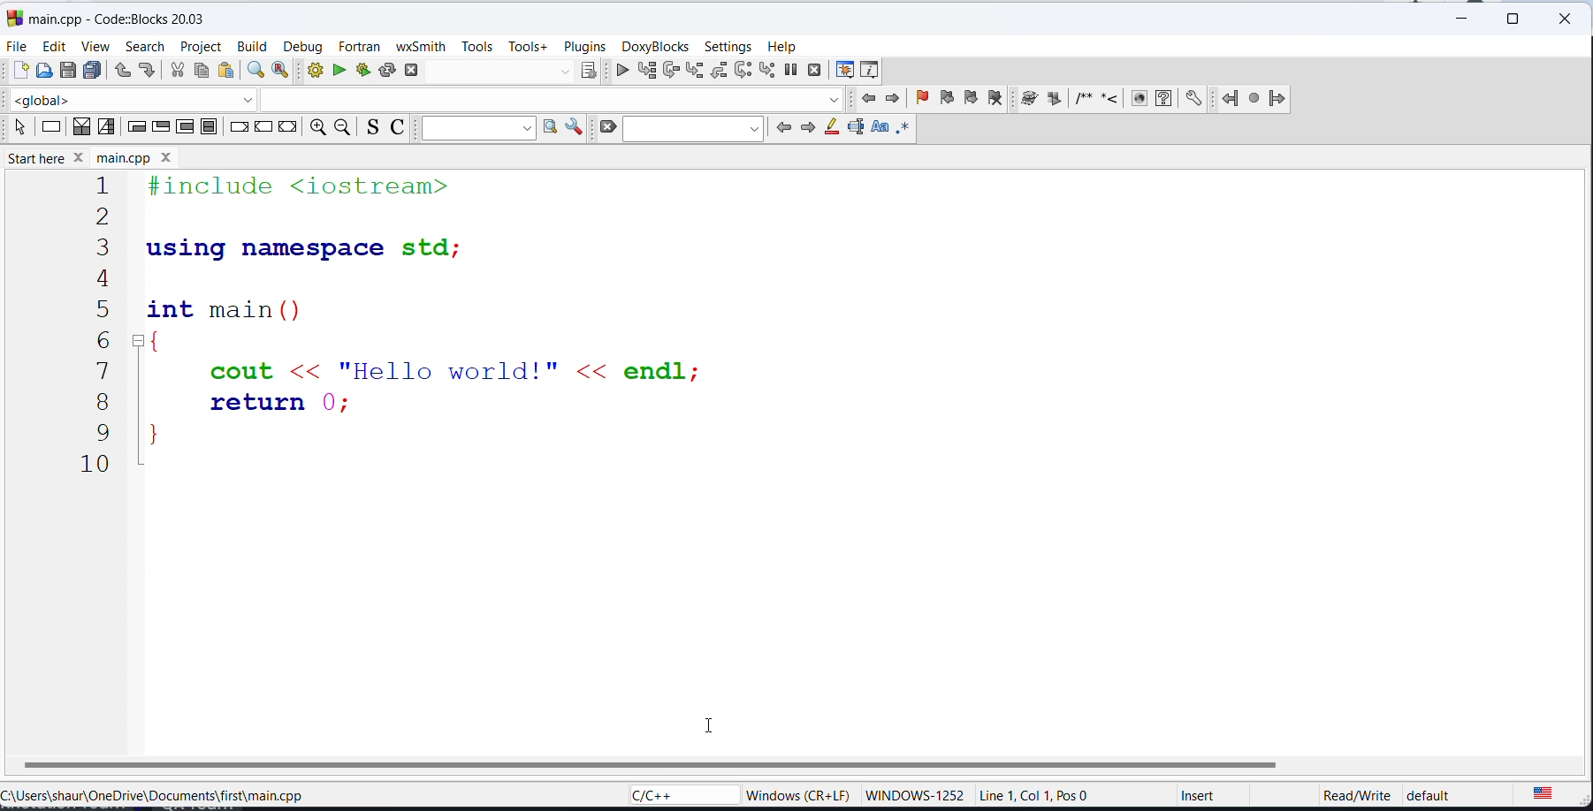 The image size is (1593, 811). What do you see at coordinates (1279, 98) in the screenshot?
I see `jump forward` at bounding box center [1279, 98].